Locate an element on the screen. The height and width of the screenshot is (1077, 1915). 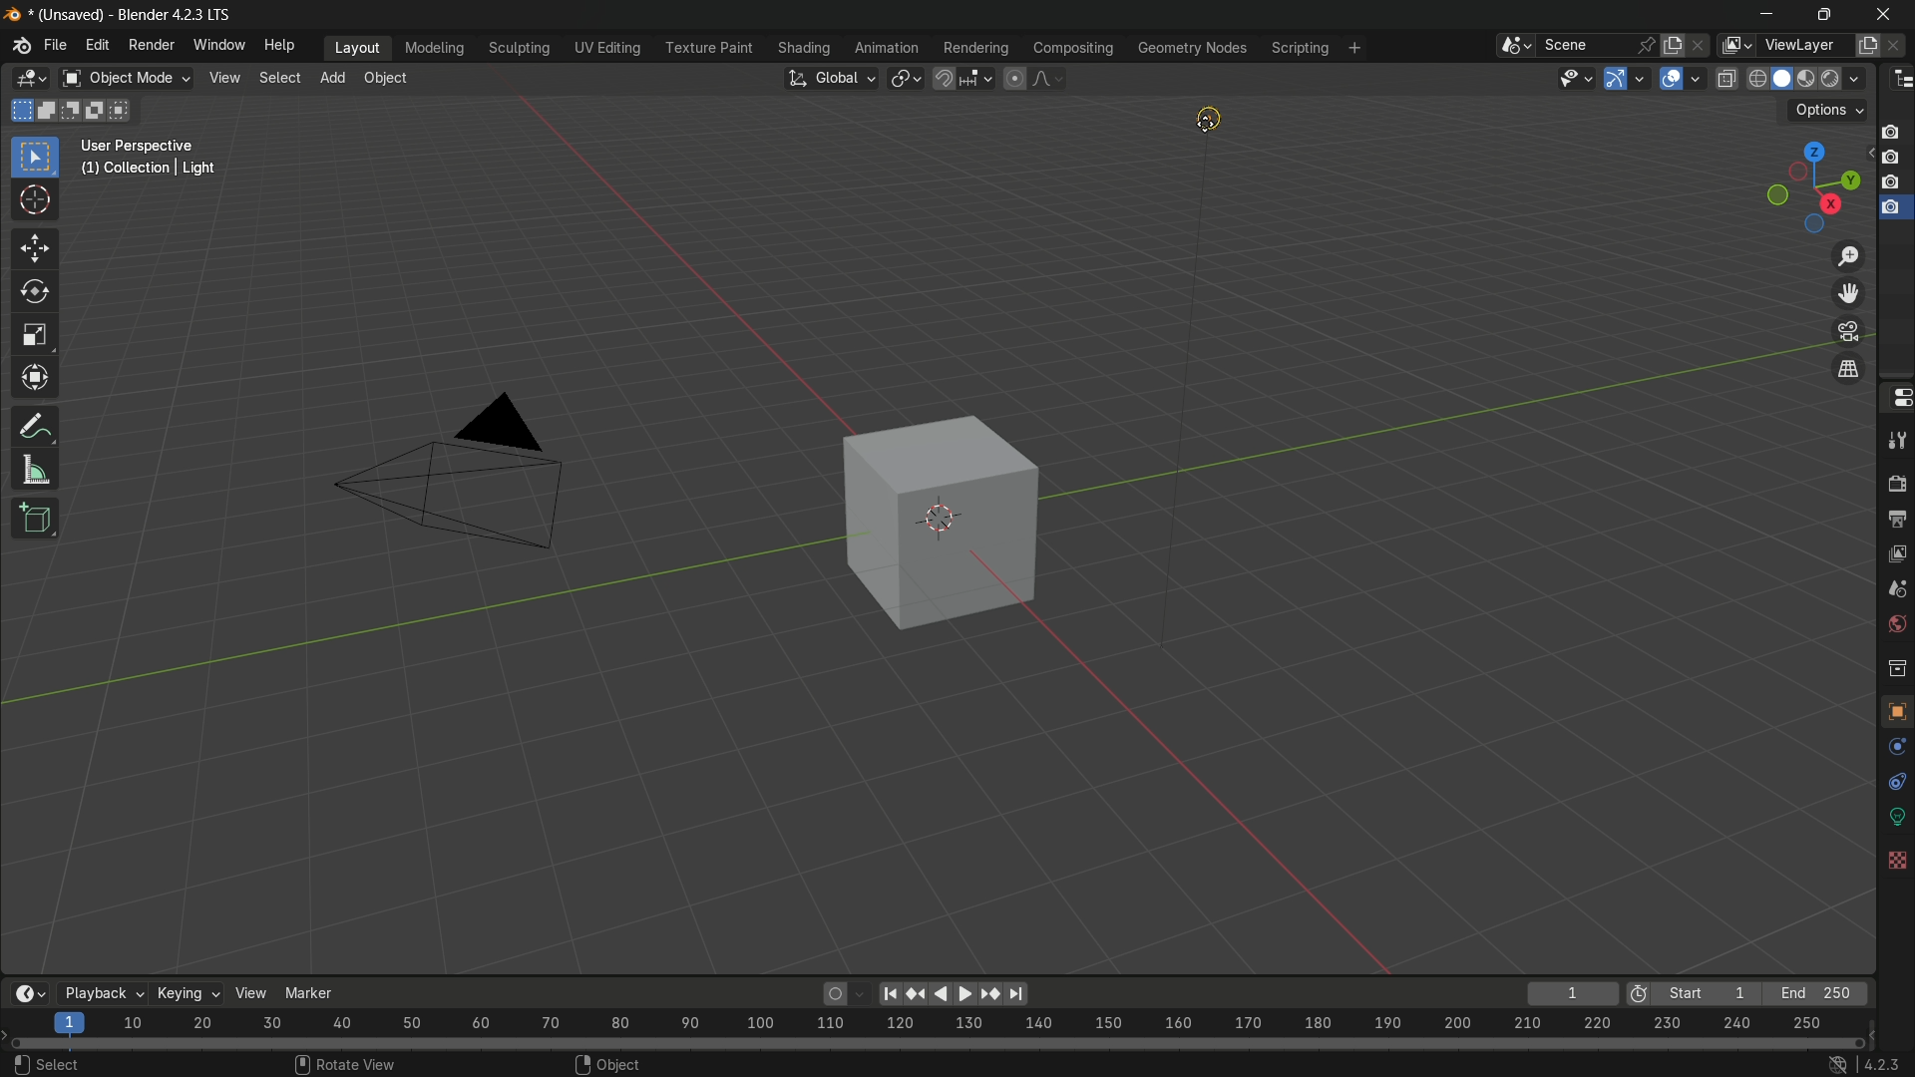
measure is located at coordinates (39, 471).